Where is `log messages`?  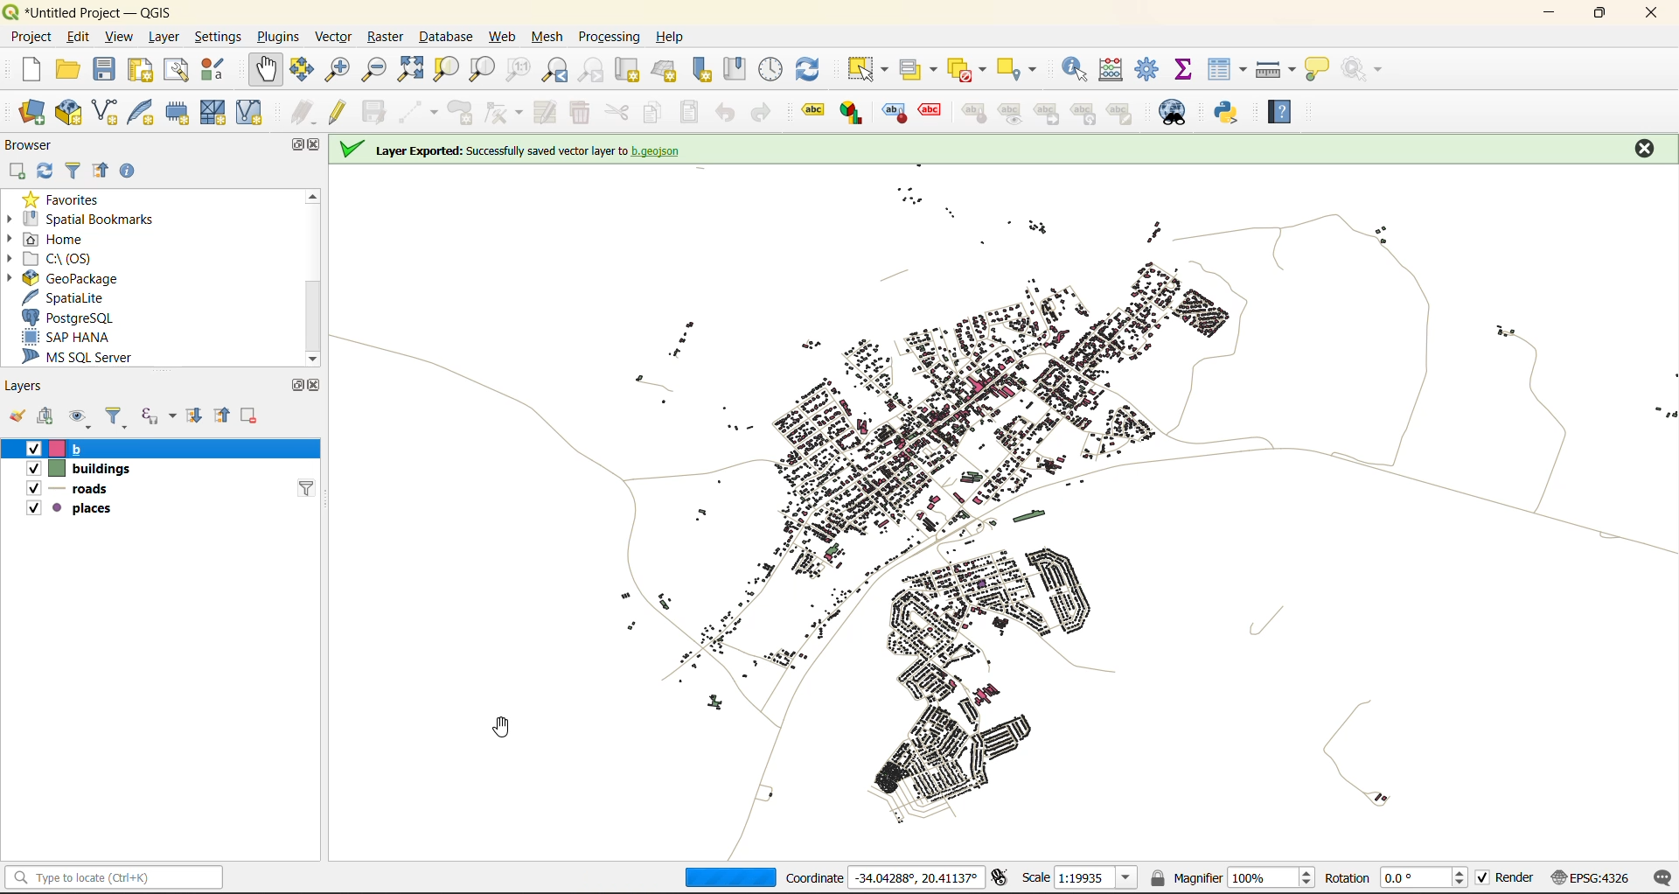 log messages is located at coordinates (1659, 877).